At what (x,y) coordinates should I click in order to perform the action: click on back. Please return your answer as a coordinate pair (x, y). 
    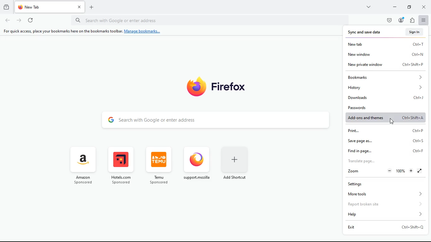
    Looking at the image, I should click on (6, 21).